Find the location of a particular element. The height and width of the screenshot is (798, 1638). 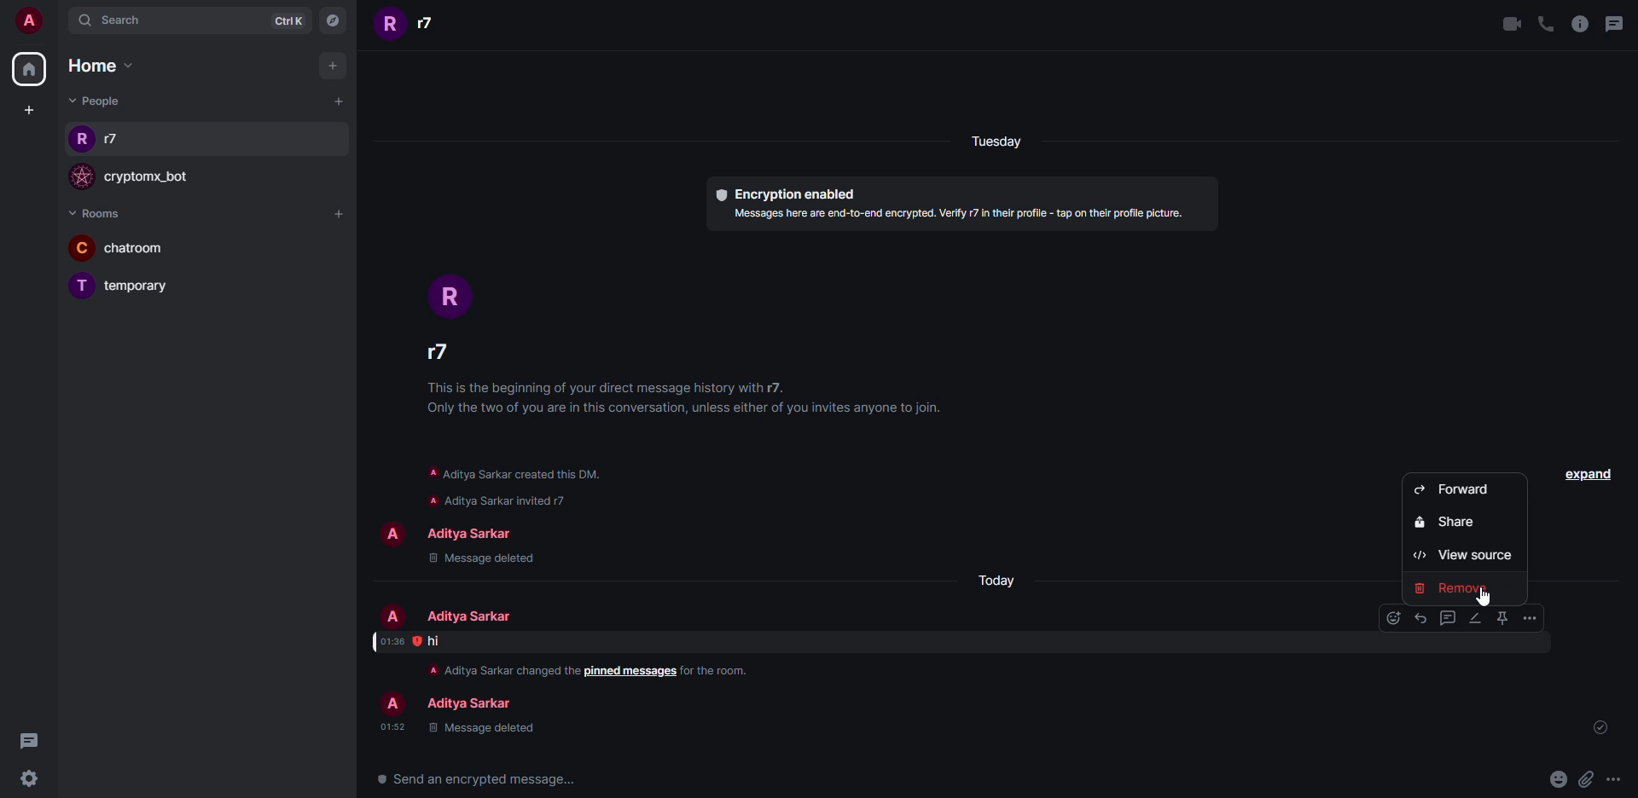

day is located at coordinates (1017, 143).